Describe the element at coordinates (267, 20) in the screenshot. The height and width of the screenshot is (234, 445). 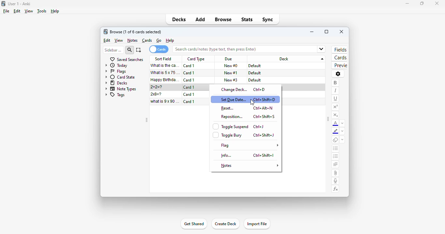
I see `sync` at that location.